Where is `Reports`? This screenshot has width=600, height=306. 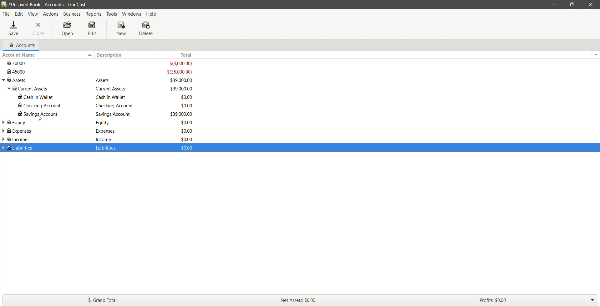 Reports is located at coordinates (94, 14).